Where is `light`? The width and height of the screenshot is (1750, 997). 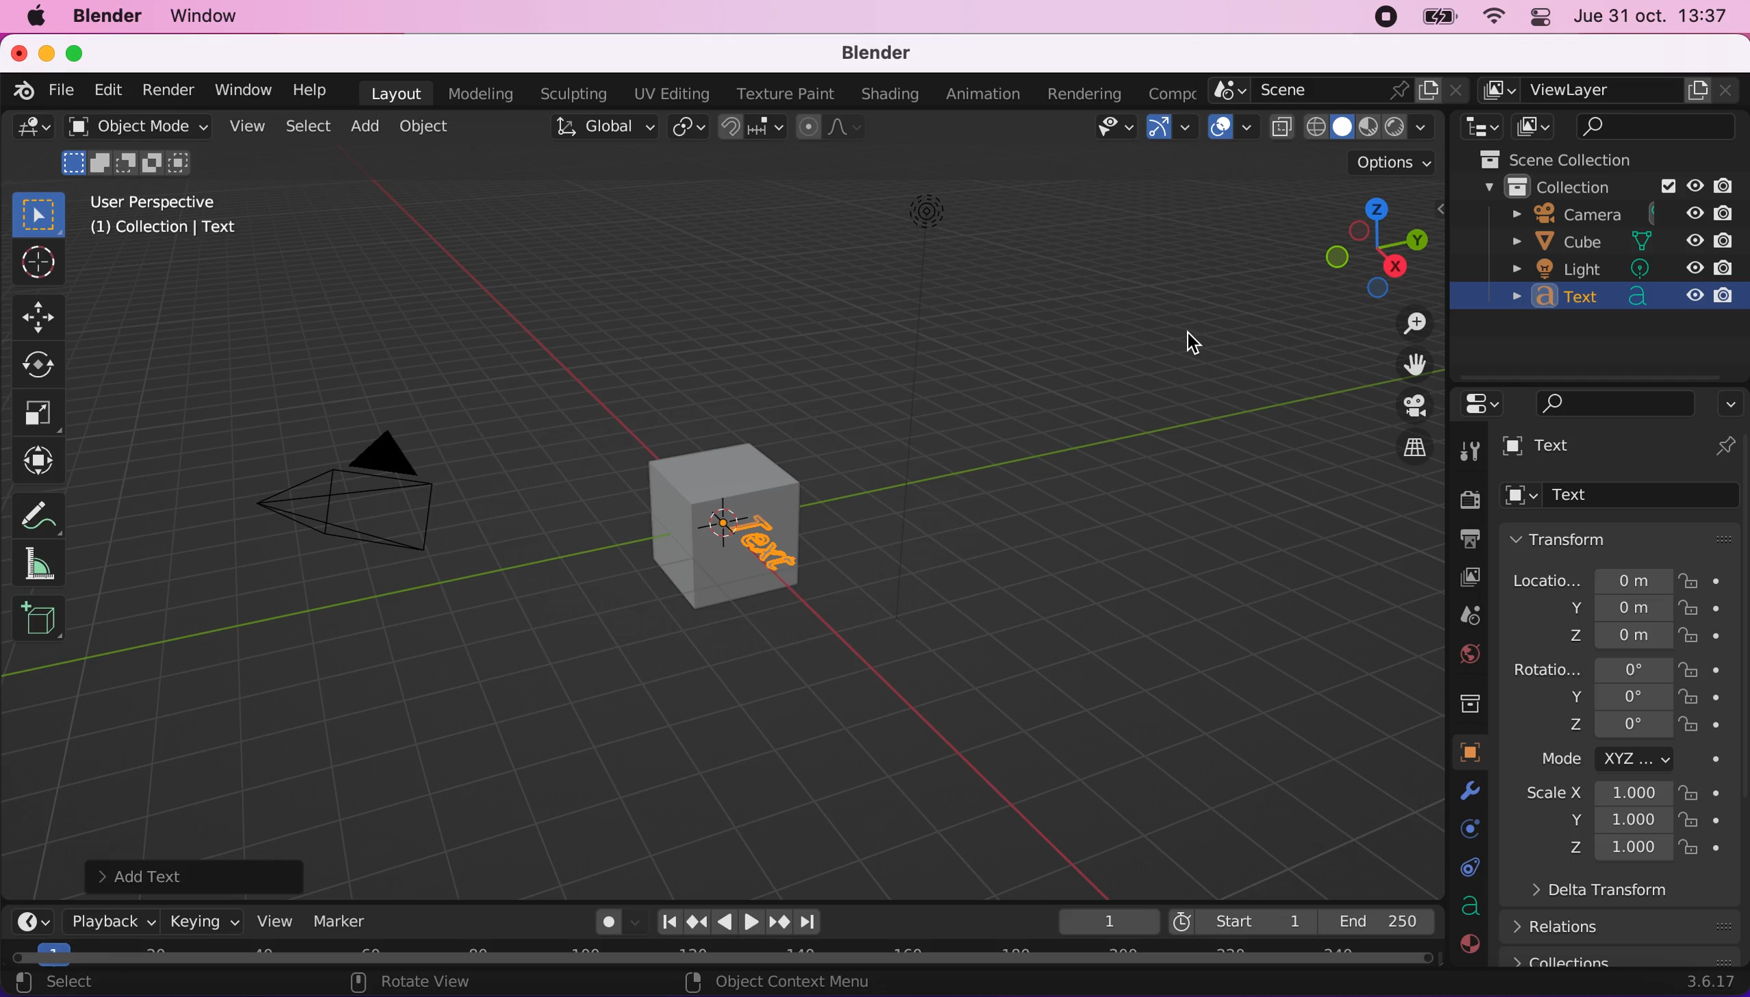
light is located at coordinates (921, 310).